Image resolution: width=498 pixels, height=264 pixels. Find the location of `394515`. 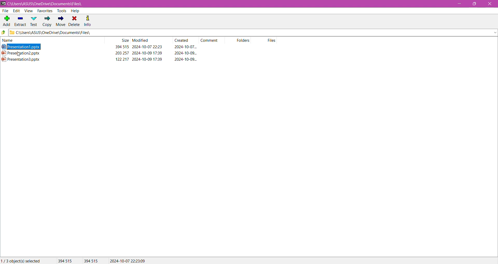

394515 is located at coordinates (65, 261).